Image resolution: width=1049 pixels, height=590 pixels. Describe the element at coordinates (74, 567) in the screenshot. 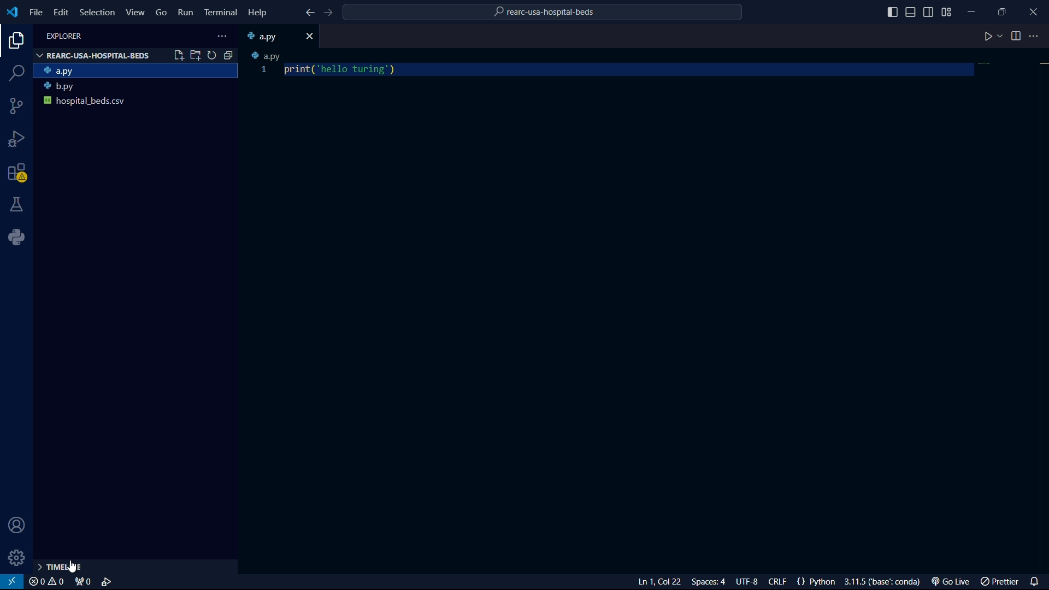

I see `cursor` at that location.